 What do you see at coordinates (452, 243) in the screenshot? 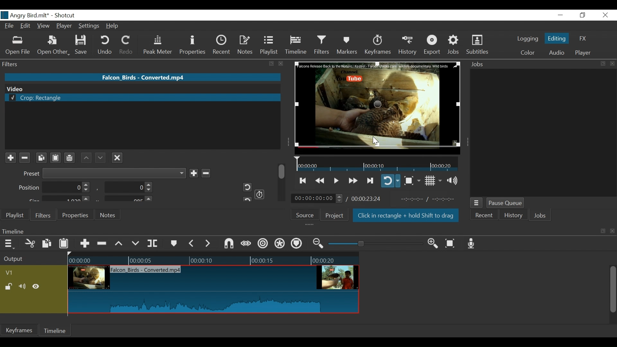
I see `Zoom timeline to fit` at bounding box center [452, 243].